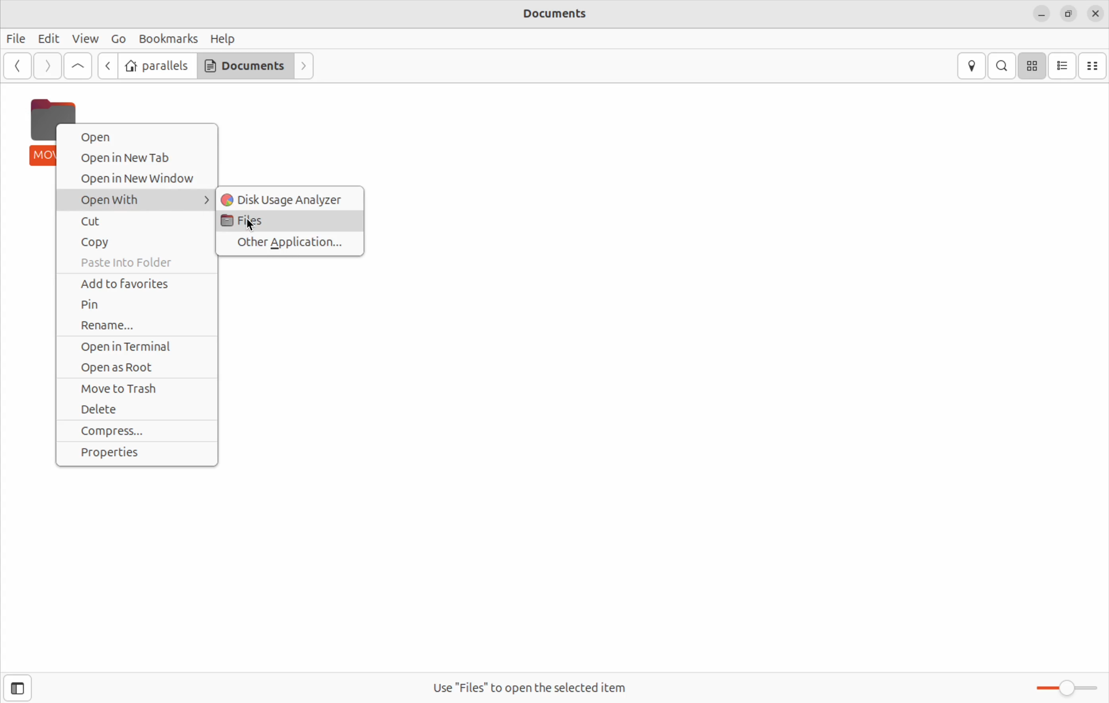 This screenshot has width=1109, height=703. I want to click on Rename, so click(137, 325).